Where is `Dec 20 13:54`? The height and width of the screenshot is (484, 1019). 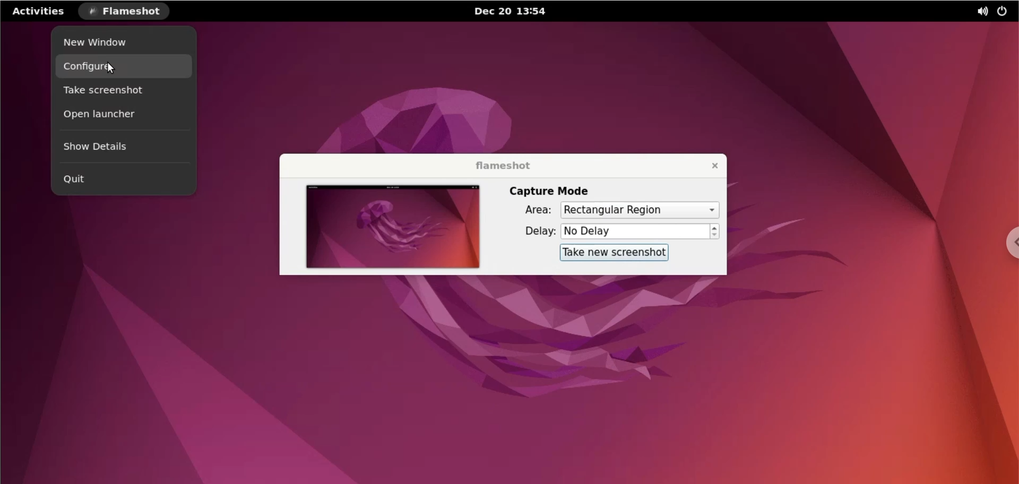 Dec 20 13:54 is located at coordinates (516, 12).